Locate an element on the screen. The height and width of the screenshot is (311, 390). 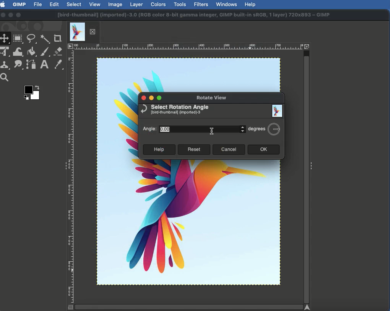
horizontal Ruler is located at coordinates (188, 46).